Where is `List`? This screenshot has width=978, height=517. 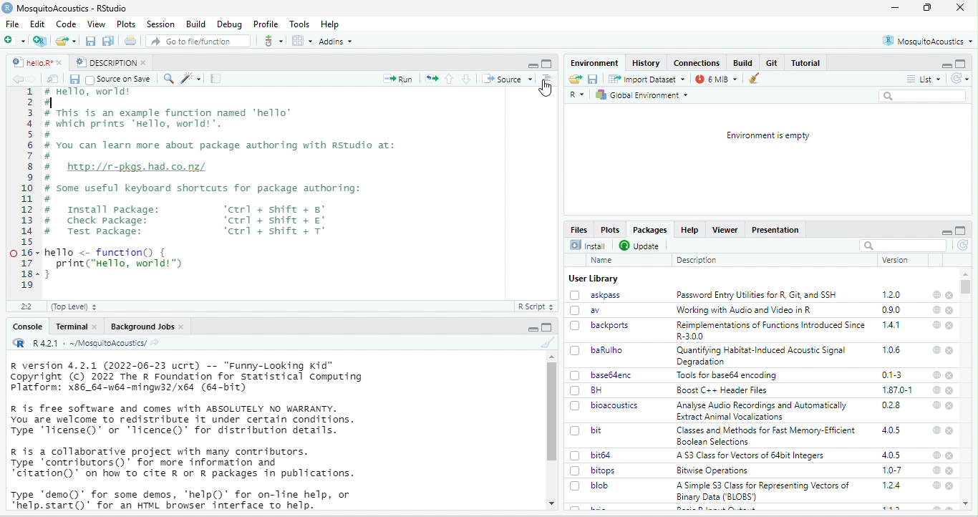
List is located at coordinates (924, 78).